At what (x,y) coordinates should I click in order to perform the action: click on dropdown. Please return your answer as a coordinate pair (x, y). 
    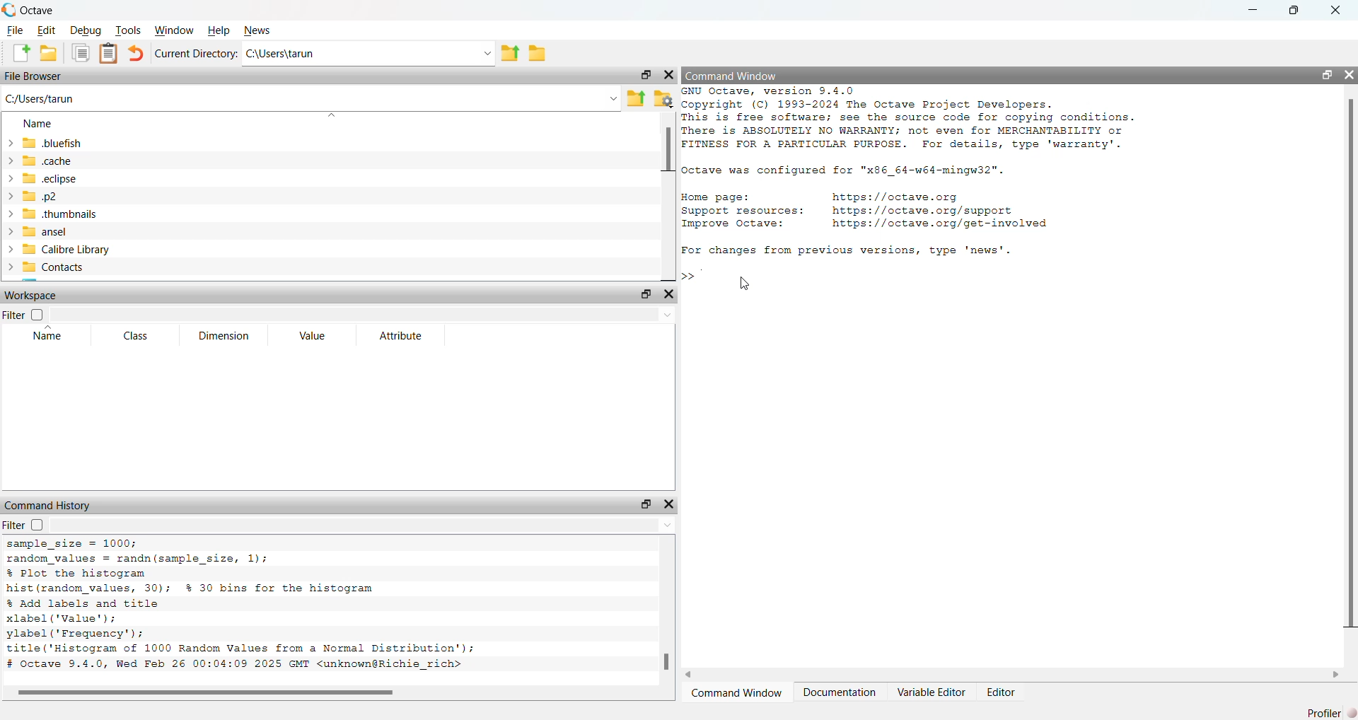
    Looking at the image, I should click on (484, 54).